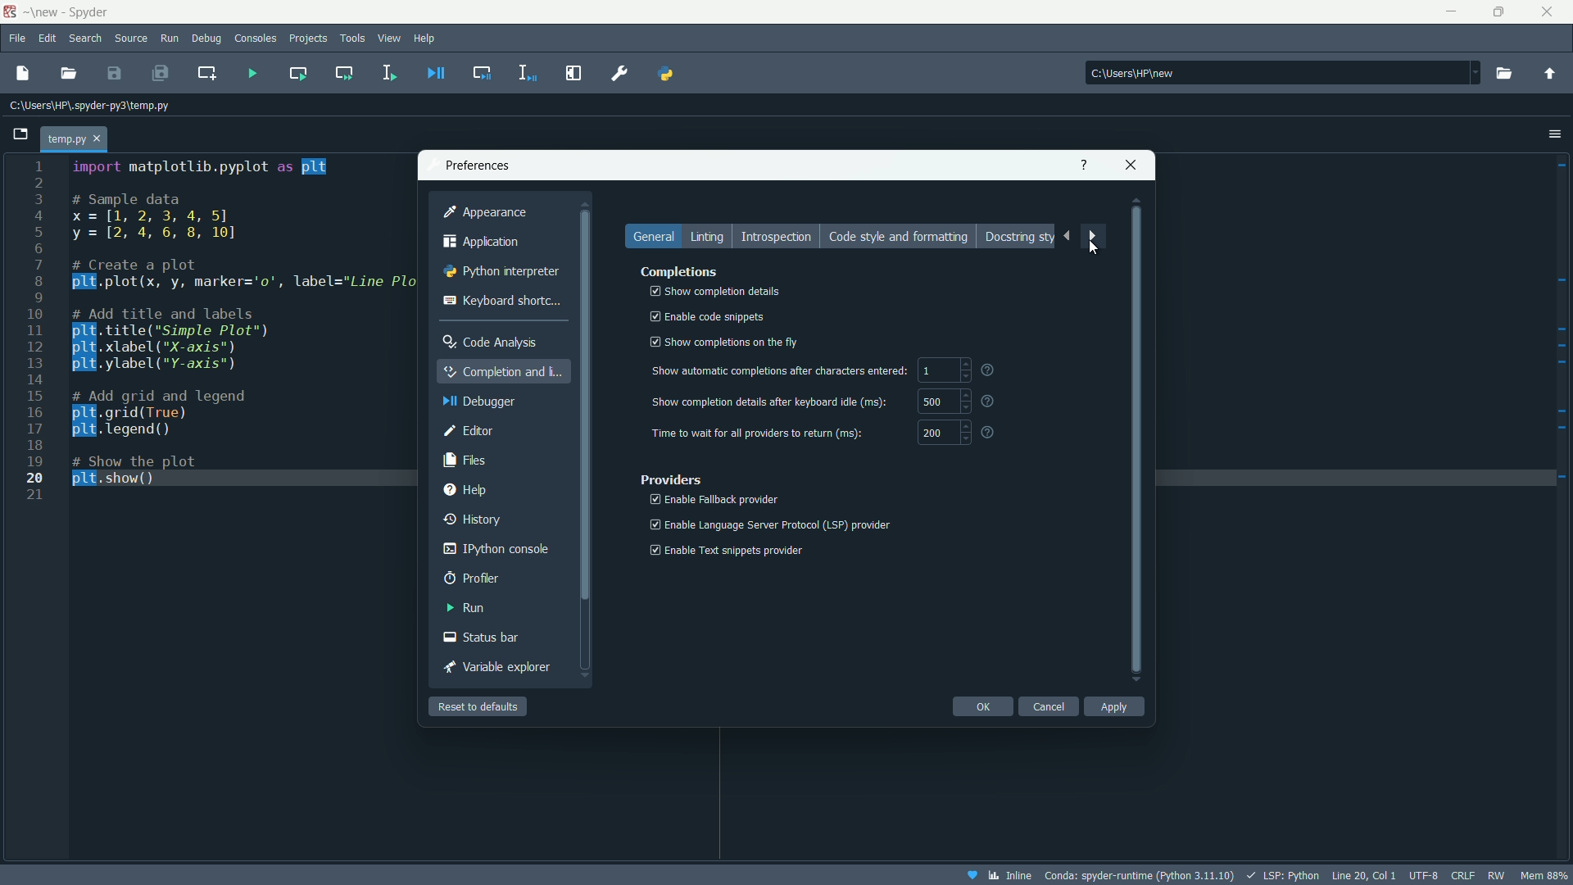 This screenshot has width=1573, height=885. I want to click on python interpreter, so click(501, 273).